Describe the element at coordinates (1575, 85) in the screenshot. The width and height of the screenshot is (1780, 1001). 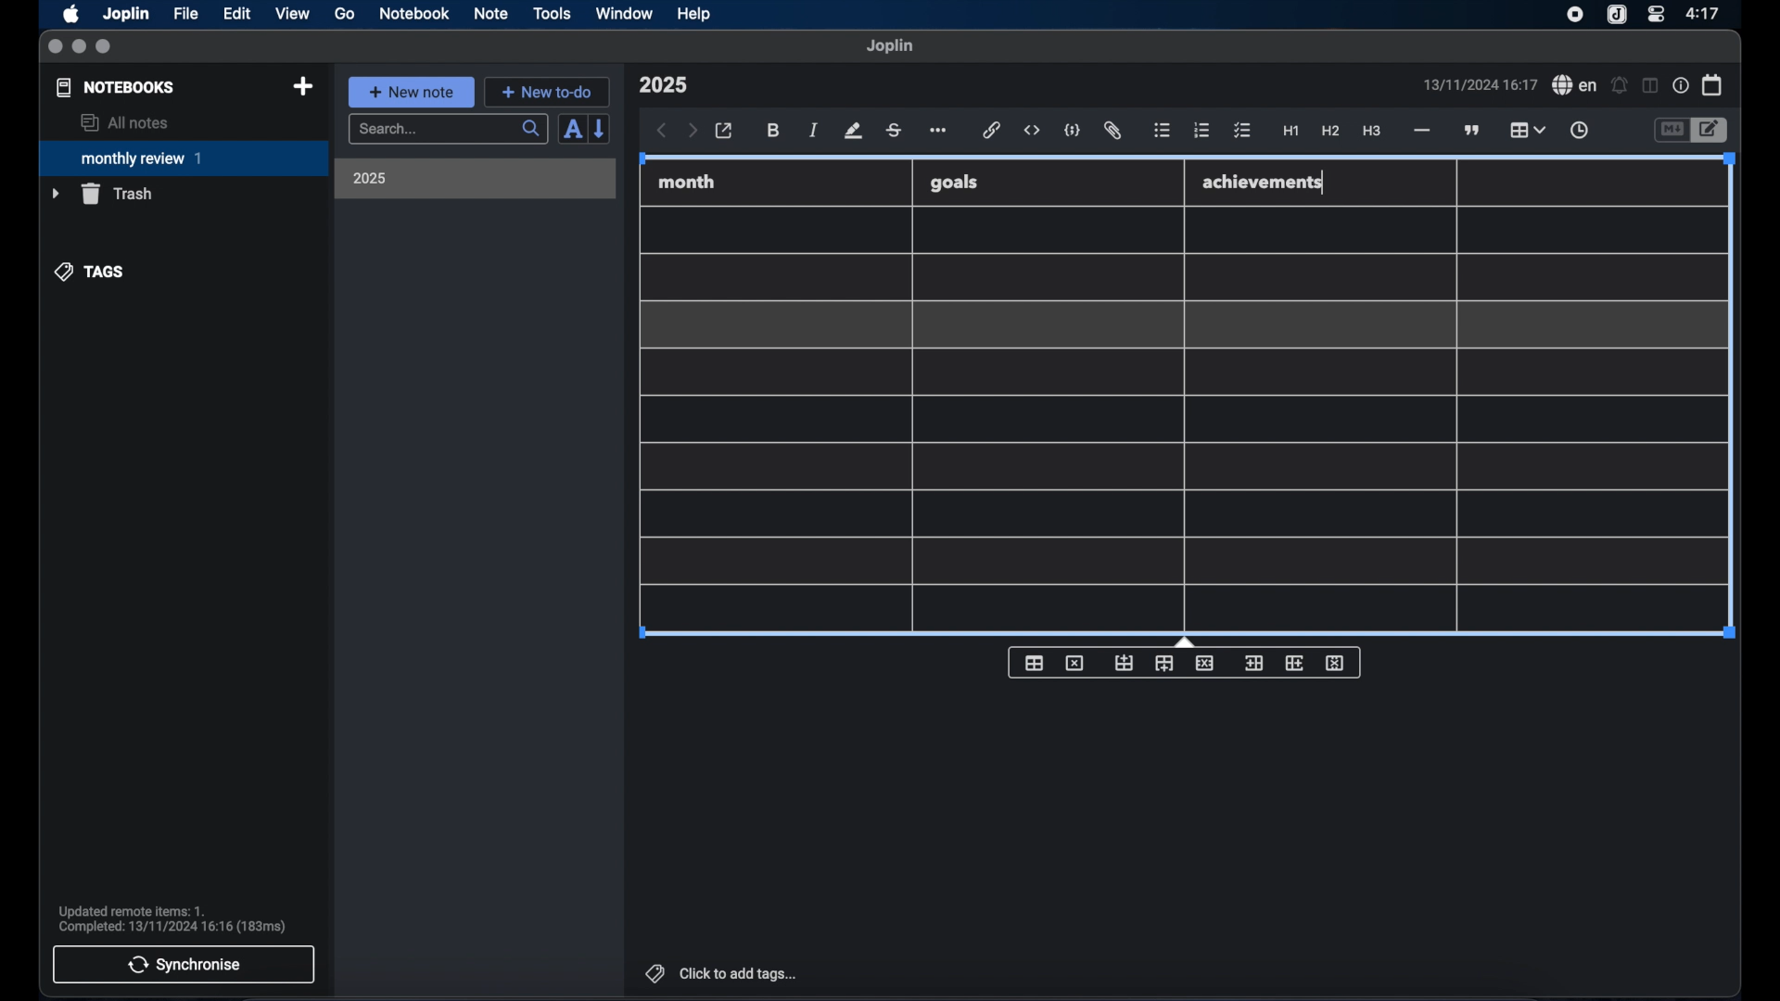
I see `spel check` at that location.